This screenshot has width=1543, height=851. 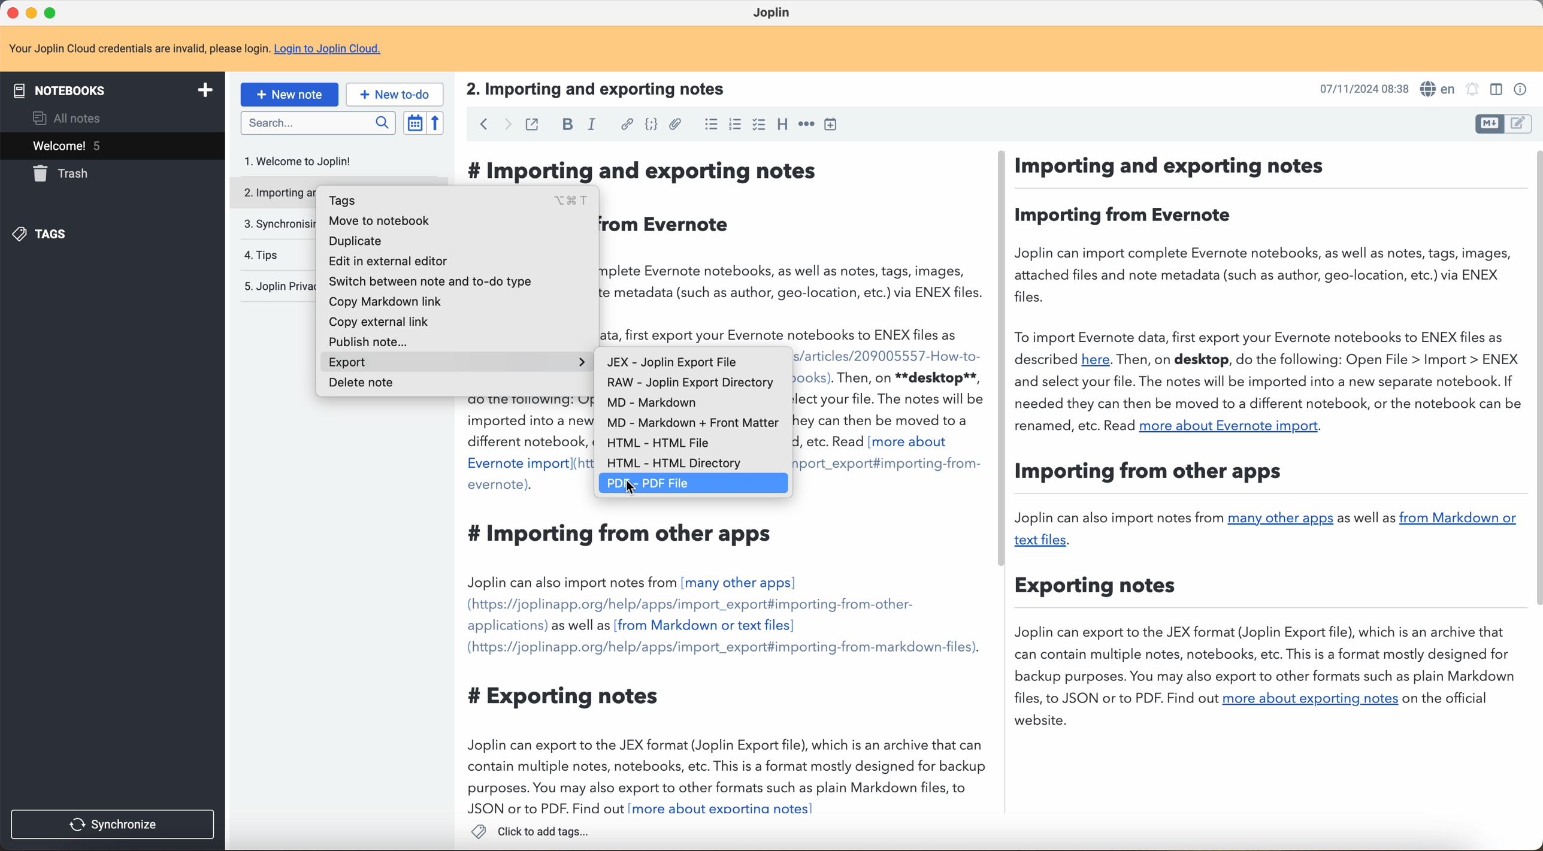 I want to click on tags, so click(x=459, y=200).